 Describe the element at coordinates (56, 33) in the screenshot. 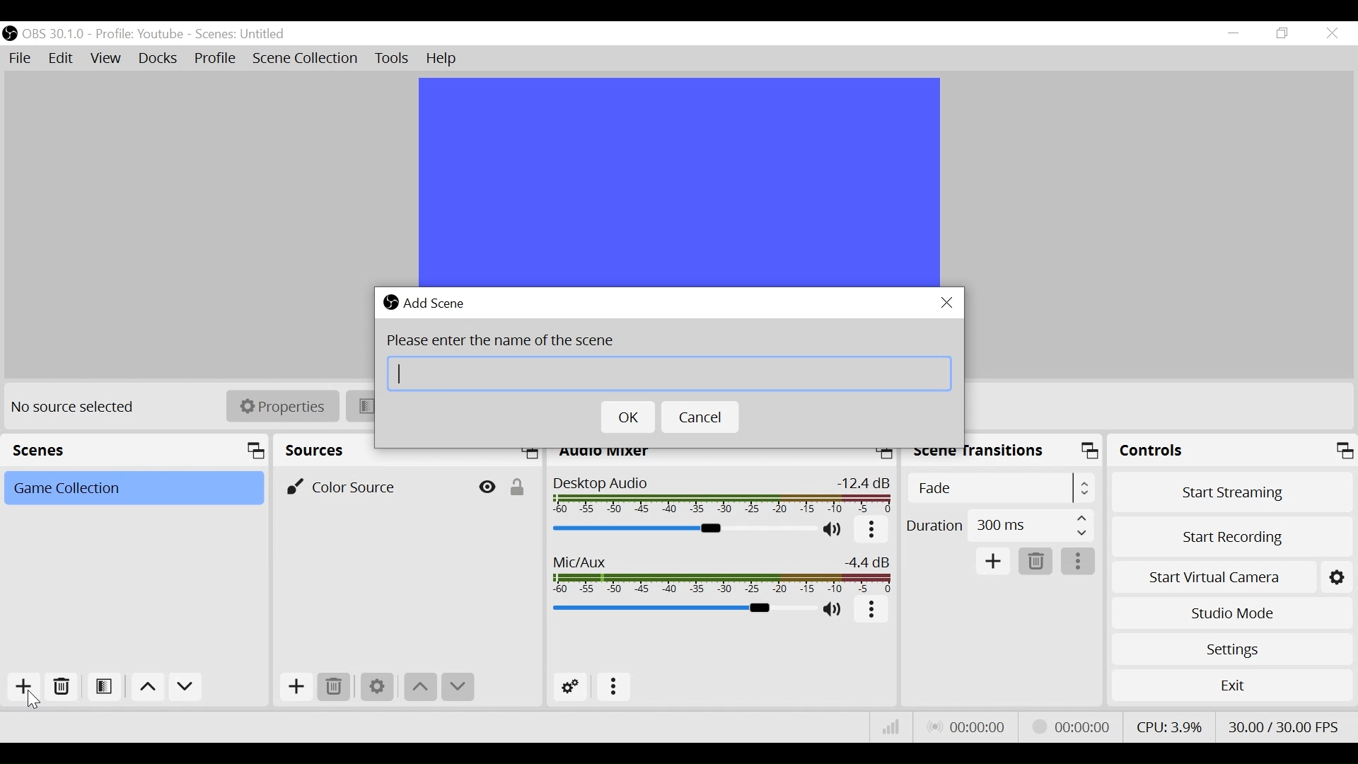

I see `OBS Version` at that location.